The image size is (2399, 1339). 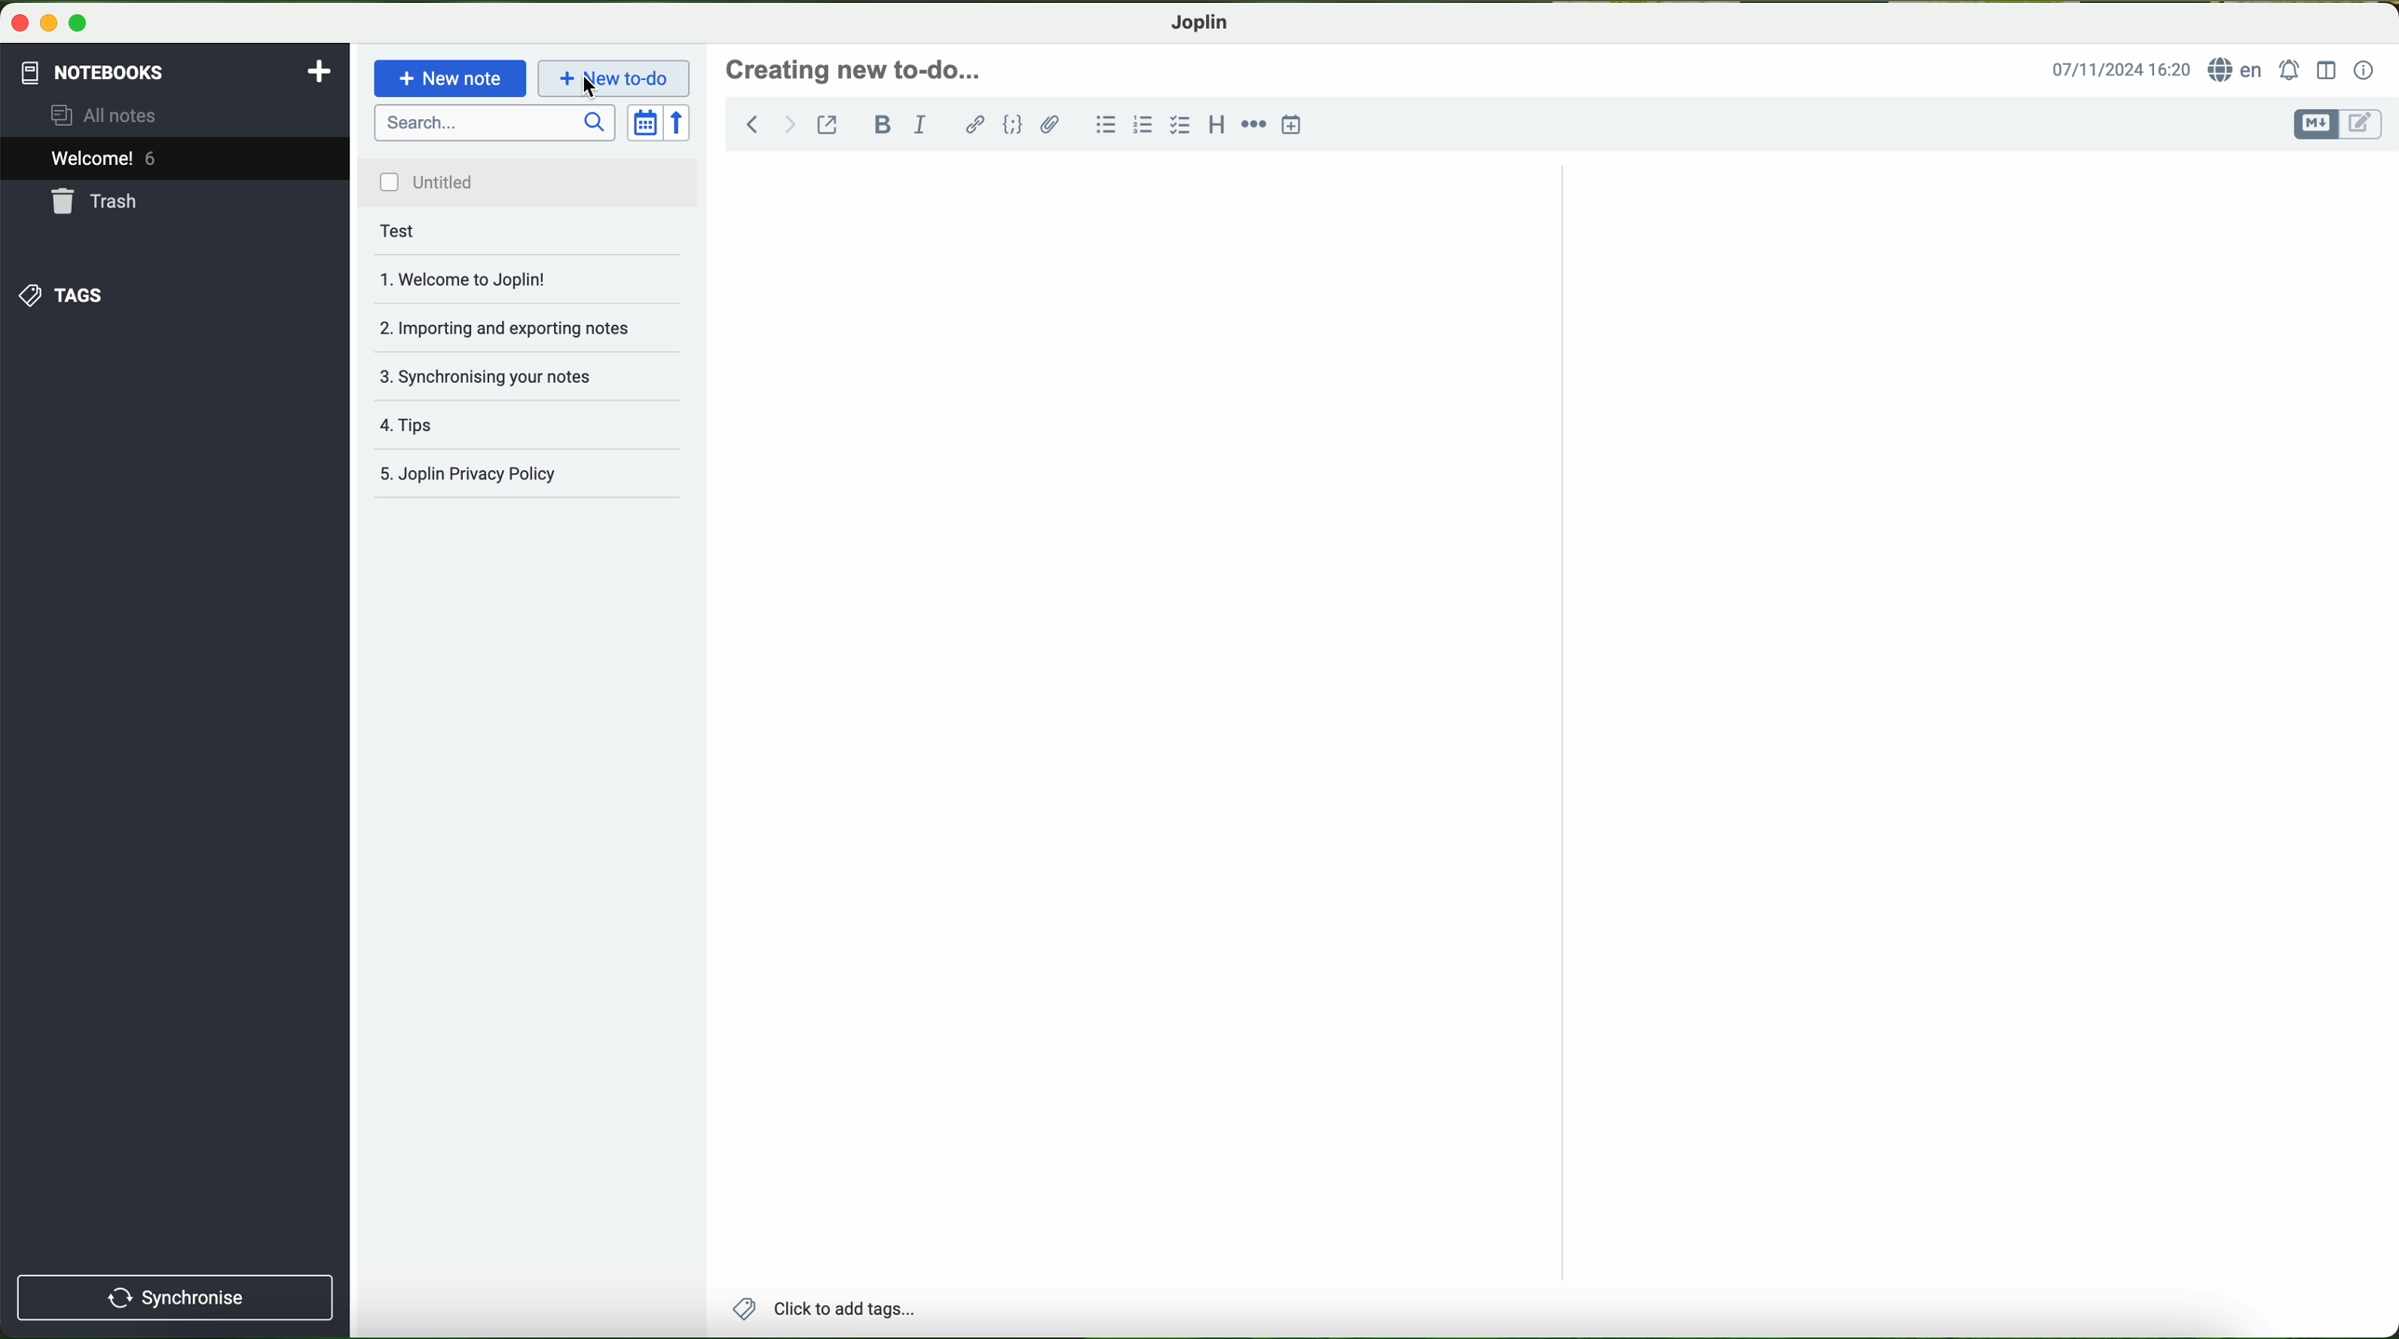 What do you see at coordinates (1013, 124) in the screenshot?
I see `code` at bounding box center [1013, 124].